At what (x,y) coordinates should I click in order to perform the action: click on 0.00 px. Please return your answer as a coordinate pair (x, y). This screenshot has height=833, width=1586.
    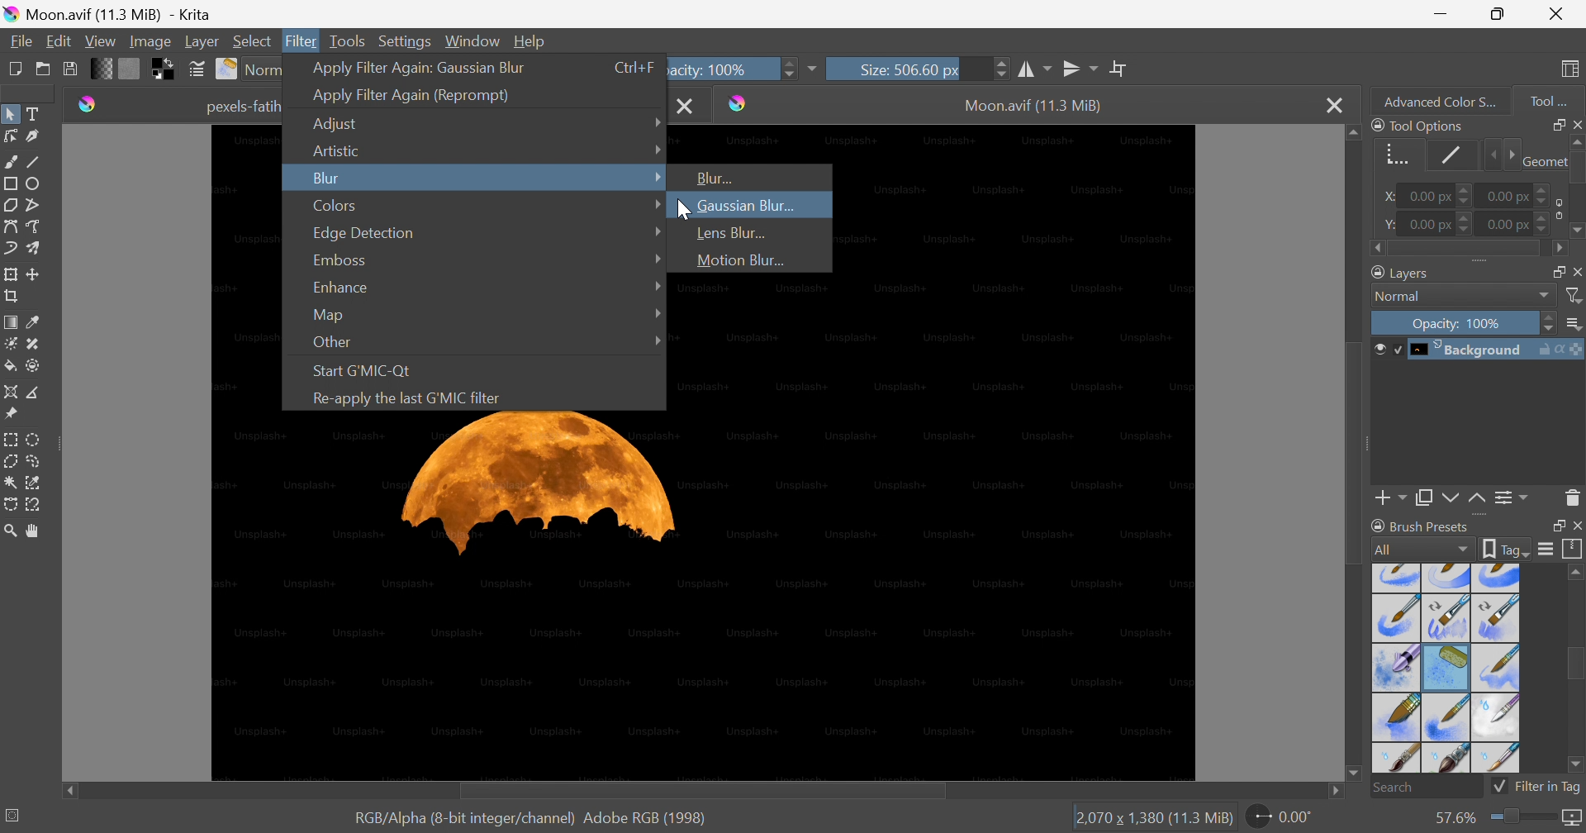
    Looking at the image, I should click on (1435, 224).